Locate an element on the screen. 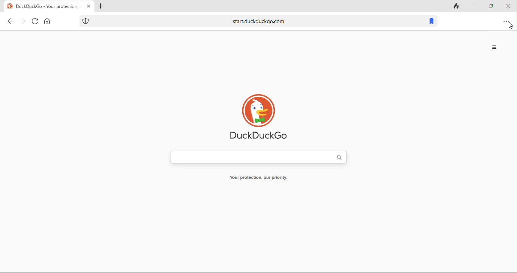  close is located at coordinates (509, 6).